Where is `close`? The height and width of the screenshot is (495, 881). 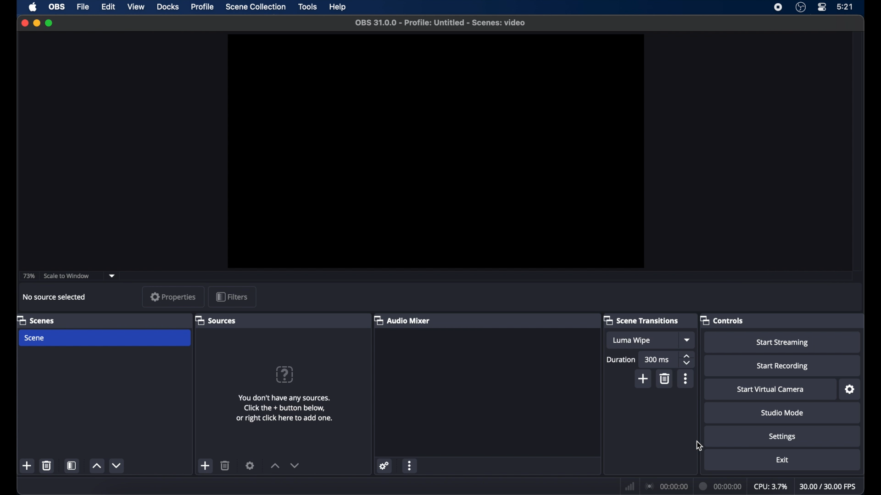 close is located at coordinates (25, 22).